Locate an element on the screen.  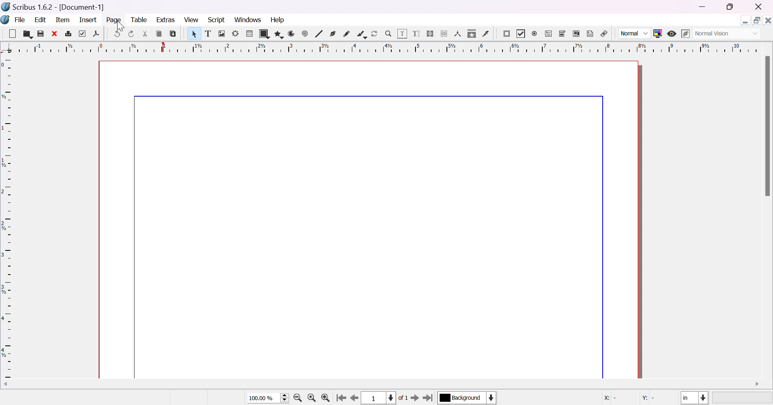
go to previous page is located at coordinates (354, 398).